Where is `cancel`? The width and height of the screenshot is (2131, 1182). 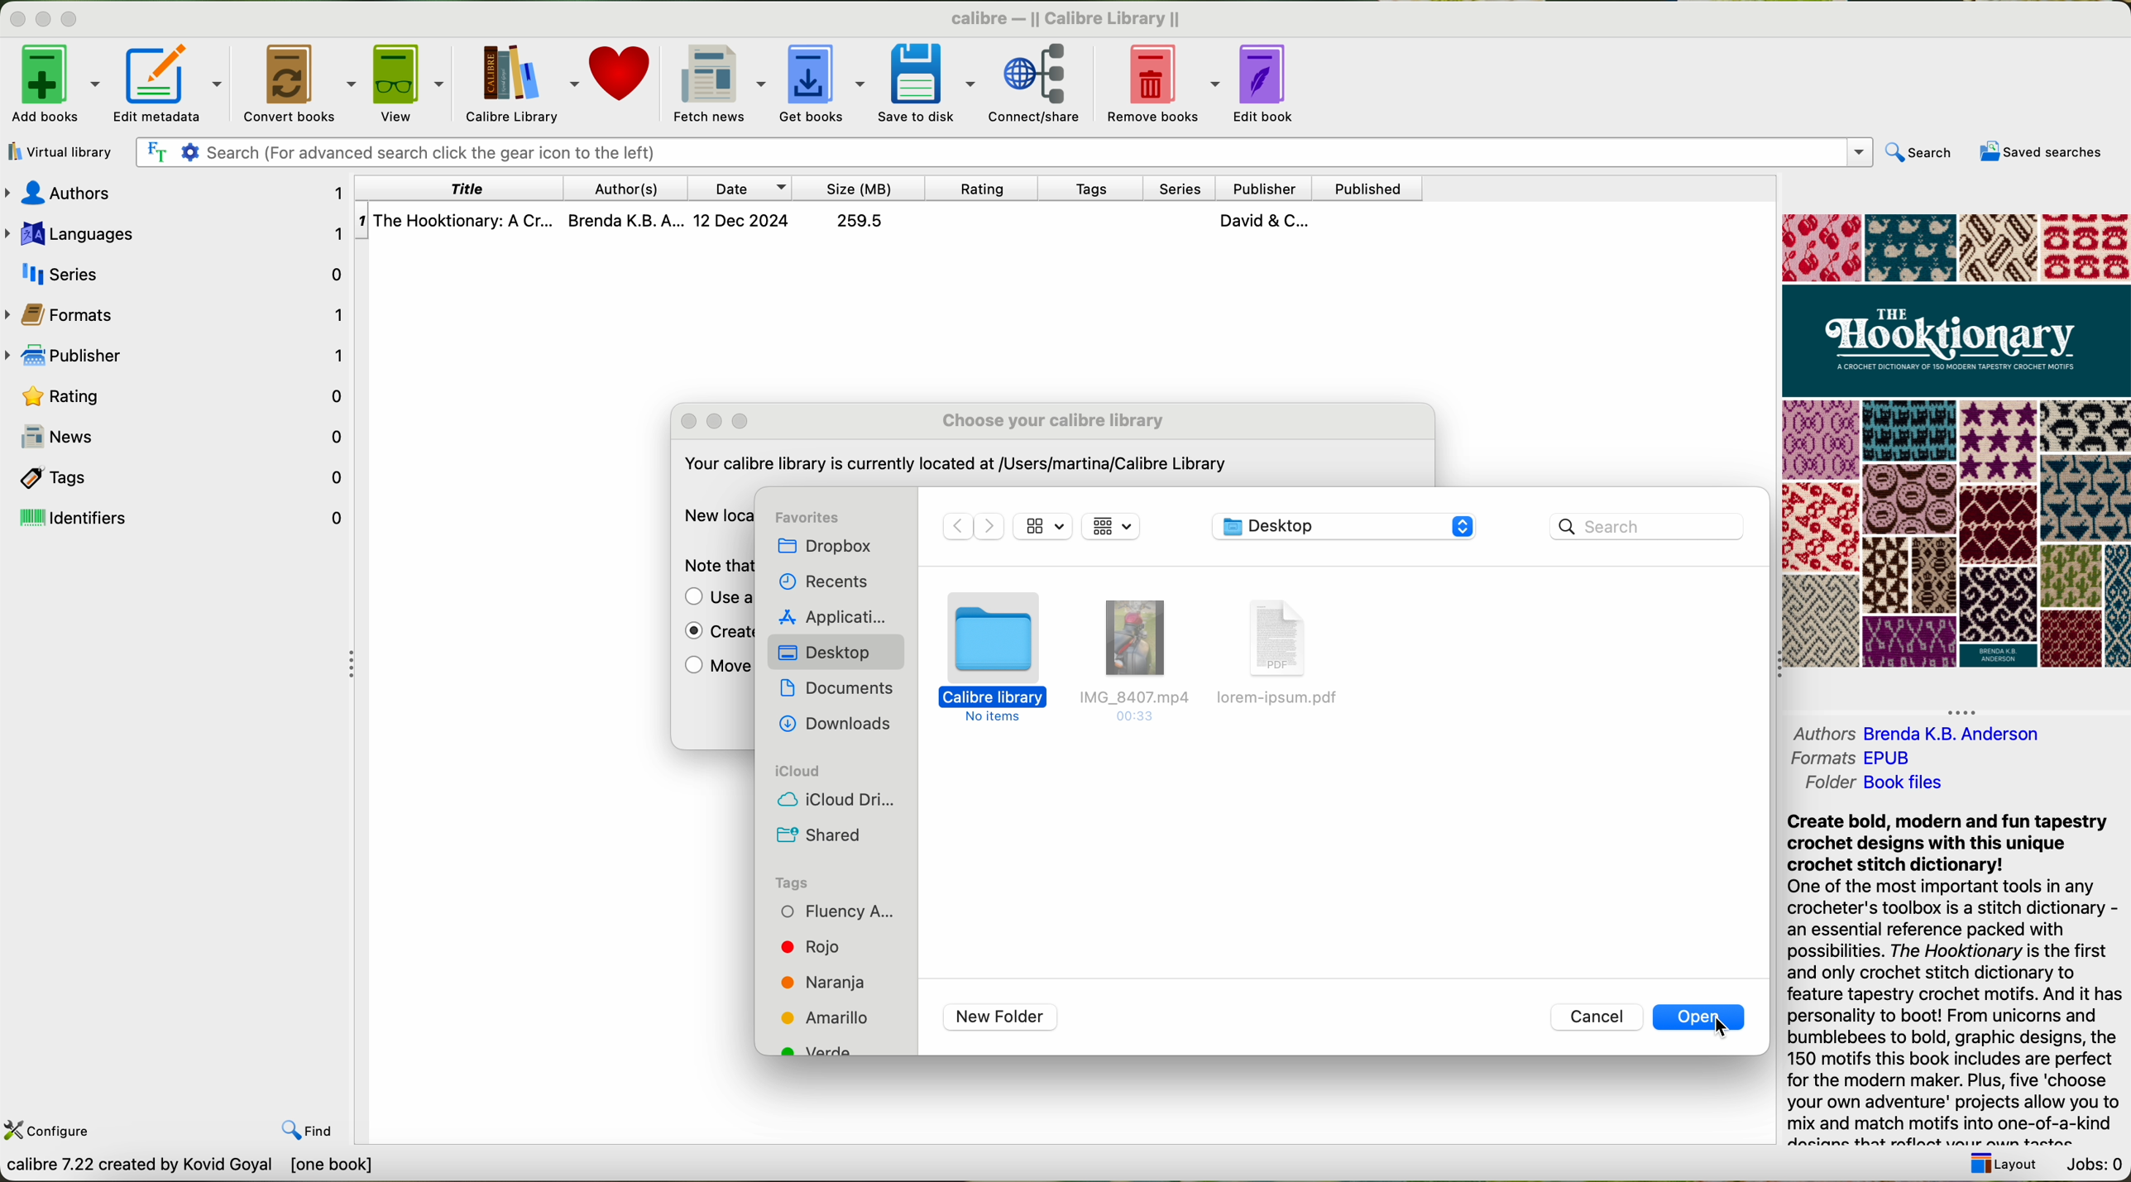
cancel is located at coordinates (1599, 1017).